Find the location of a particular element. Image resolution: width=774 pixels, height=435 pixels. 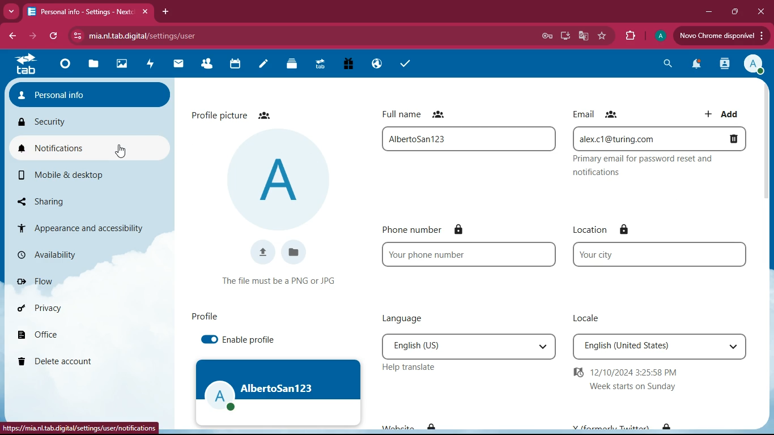

phone number is located at coordinates (426, 229).